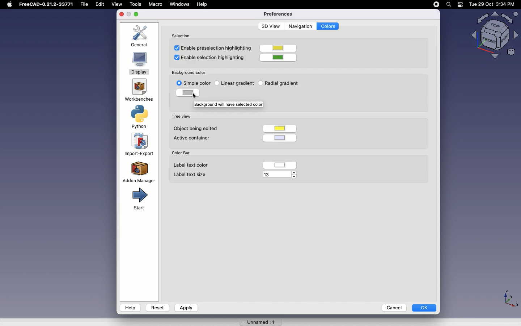 The width and height of the screenshot is (521, 326). What do you see at coordinates (9, 4) in the screenshot?
I see `Apple Logo` at bounding box center [9, 4].